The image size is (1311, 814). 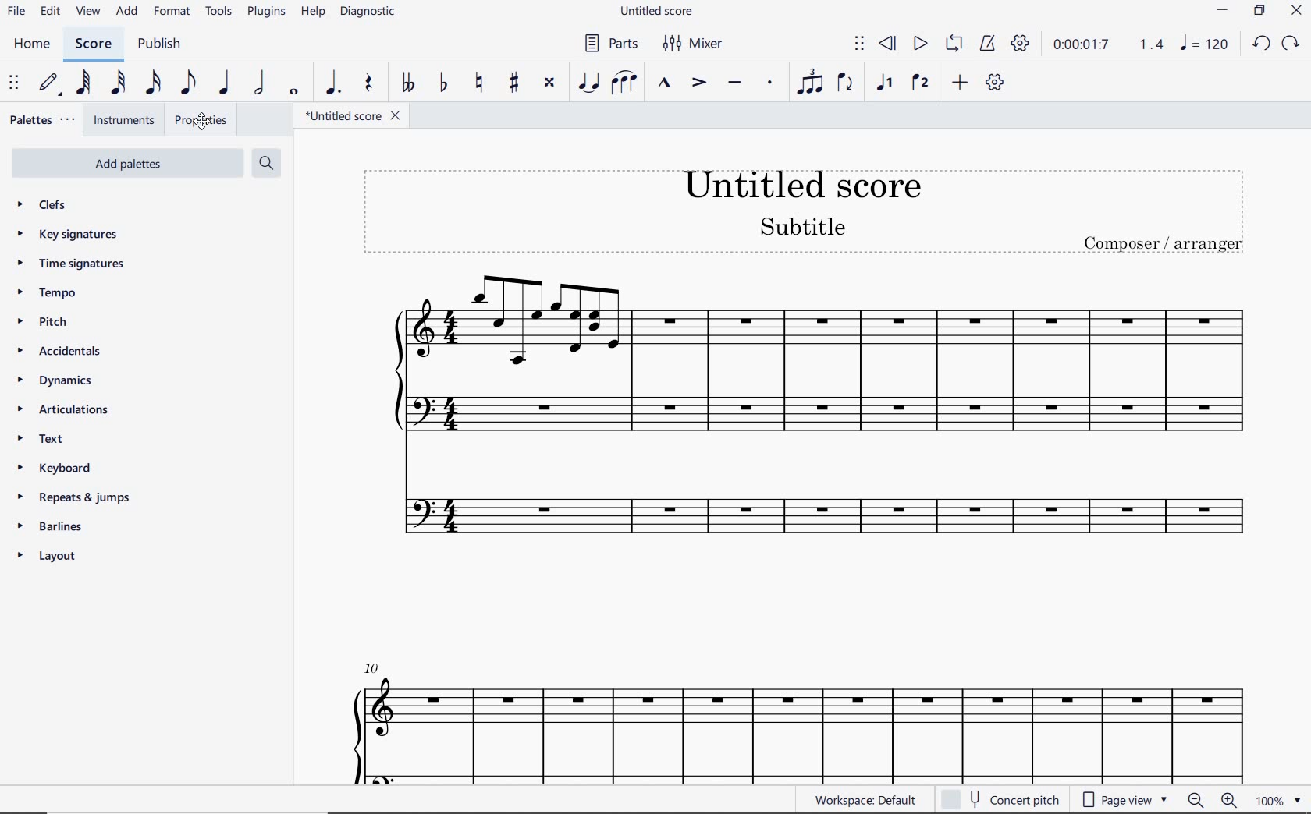 I want to click on TITLE, so click(x=811, y=209).